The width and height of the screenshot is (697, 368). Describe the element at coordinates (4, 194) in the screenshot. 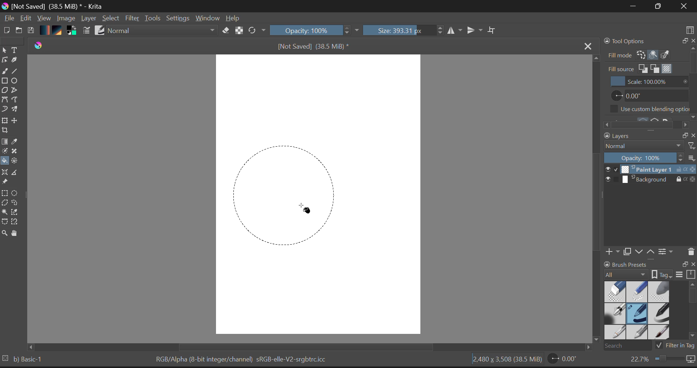

I see `Rectangle Selection` at that location.